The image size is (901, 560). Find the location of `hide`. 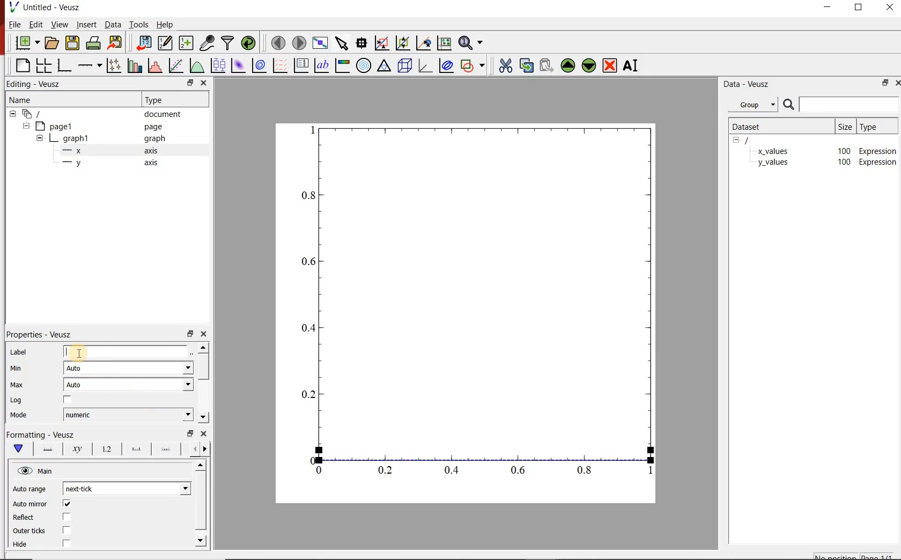

hide is located at coordinates (13, 114).